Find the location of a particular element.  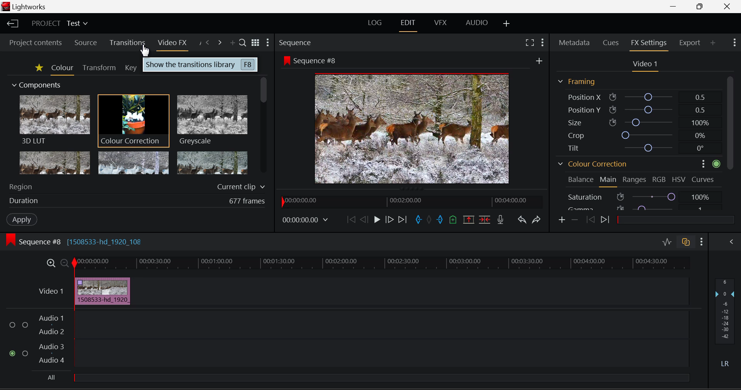

Search is located at coordinates (241, 41).